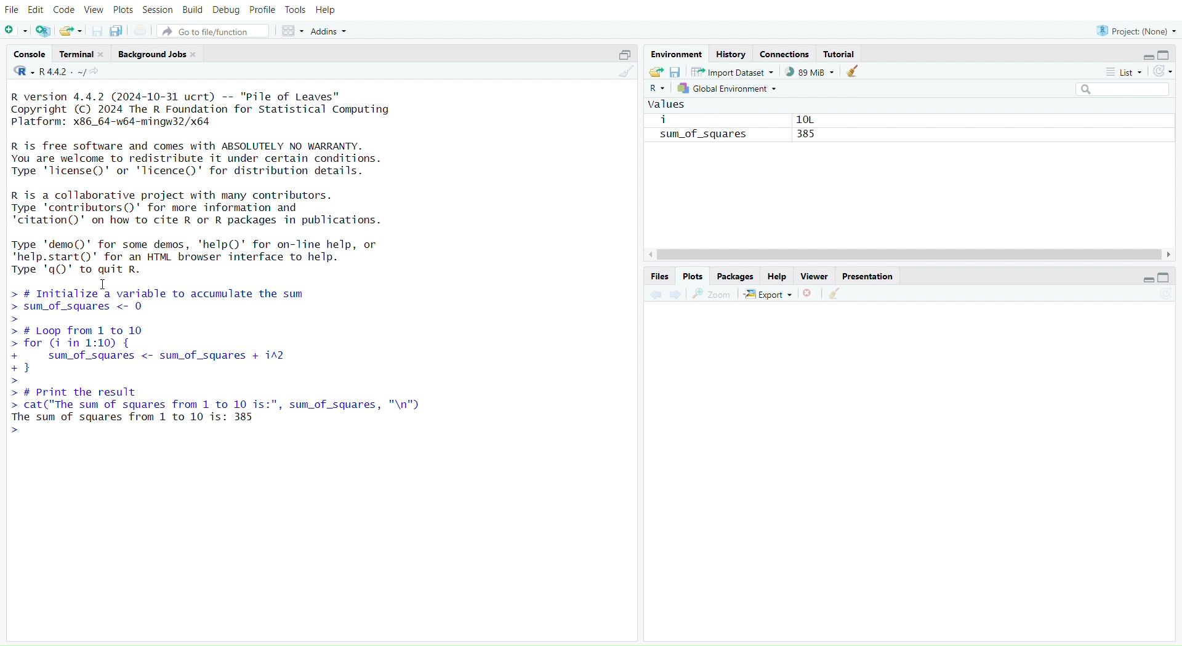 This screenshot has width=1182, height=646. What do you see at coordinates (138, 418) in the screenshot?
I see `The sum of squares from 1 to 10 is: 385` at bounding box center [138, 418].